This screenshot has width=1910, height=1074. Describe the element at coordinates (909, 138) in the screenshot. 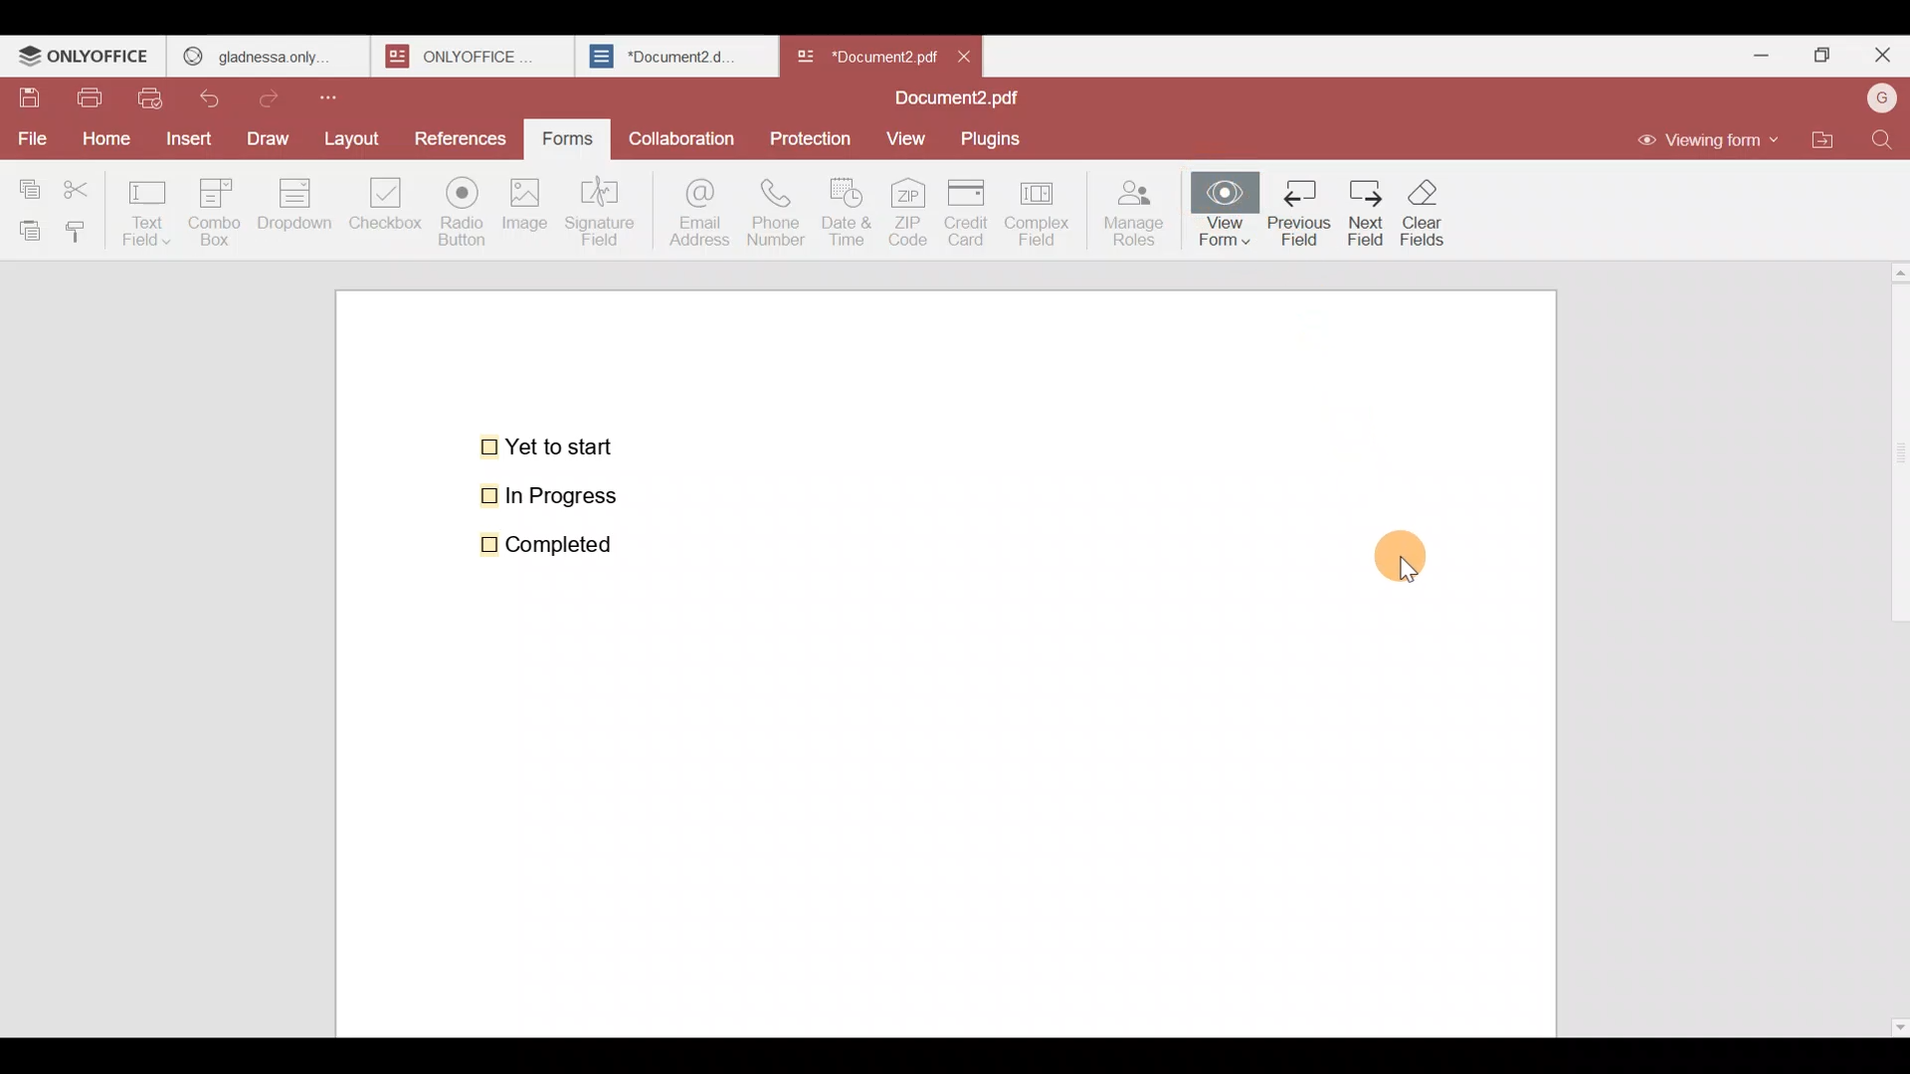

I see `View` at that location.